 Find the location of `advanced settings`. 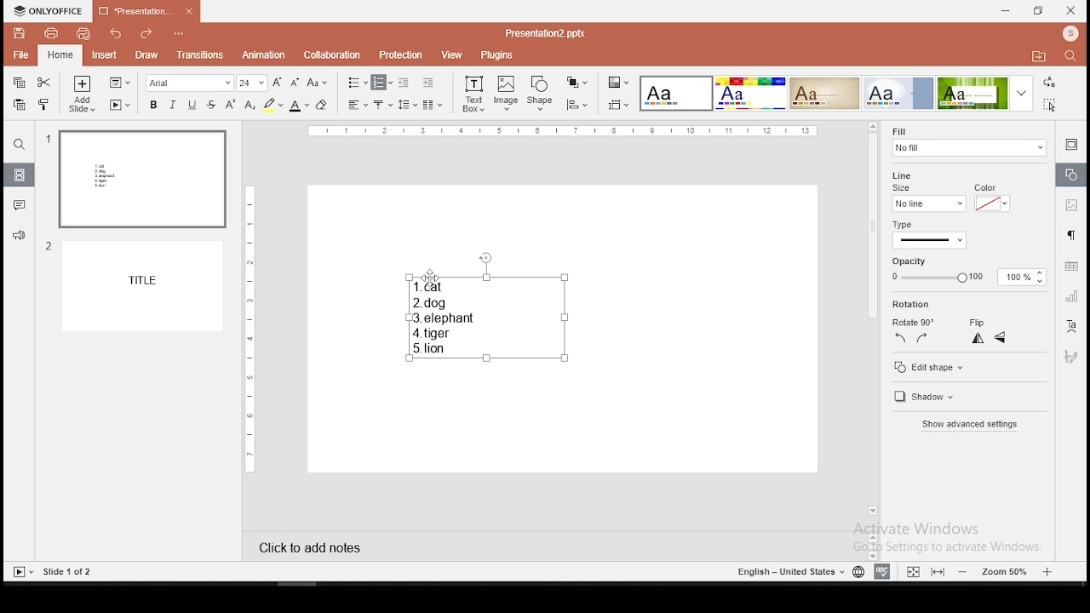

advanced settings is located at coordinates (974, 425).